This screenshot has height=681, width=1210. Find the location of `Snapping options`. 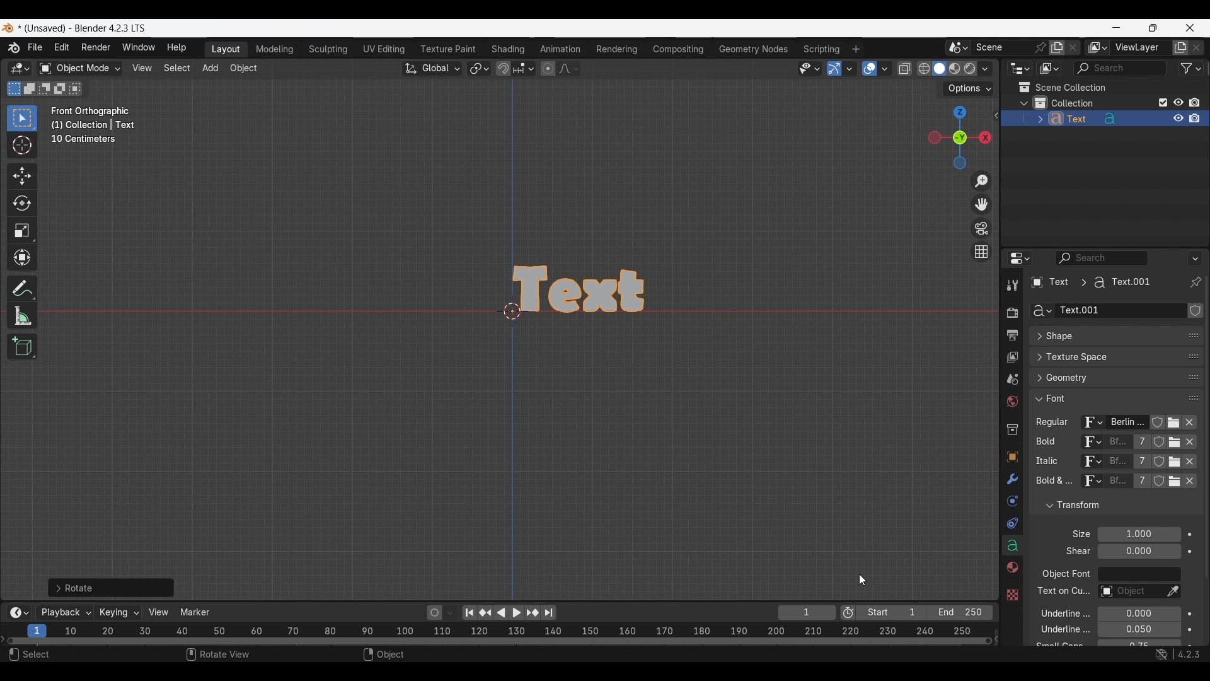

Snapping options is located at coordinates (525, 68).